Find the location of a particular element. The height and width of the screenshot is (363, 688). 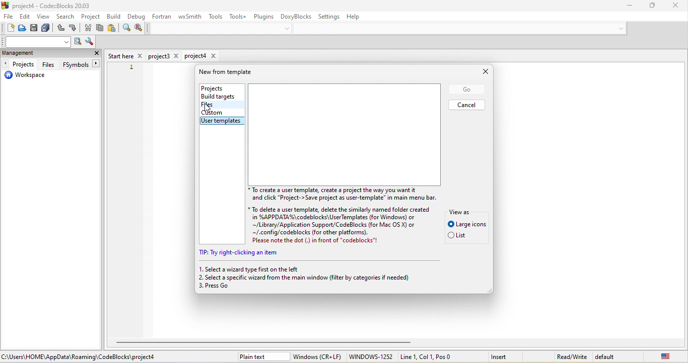

project4 is located at coordinates (201, 56).